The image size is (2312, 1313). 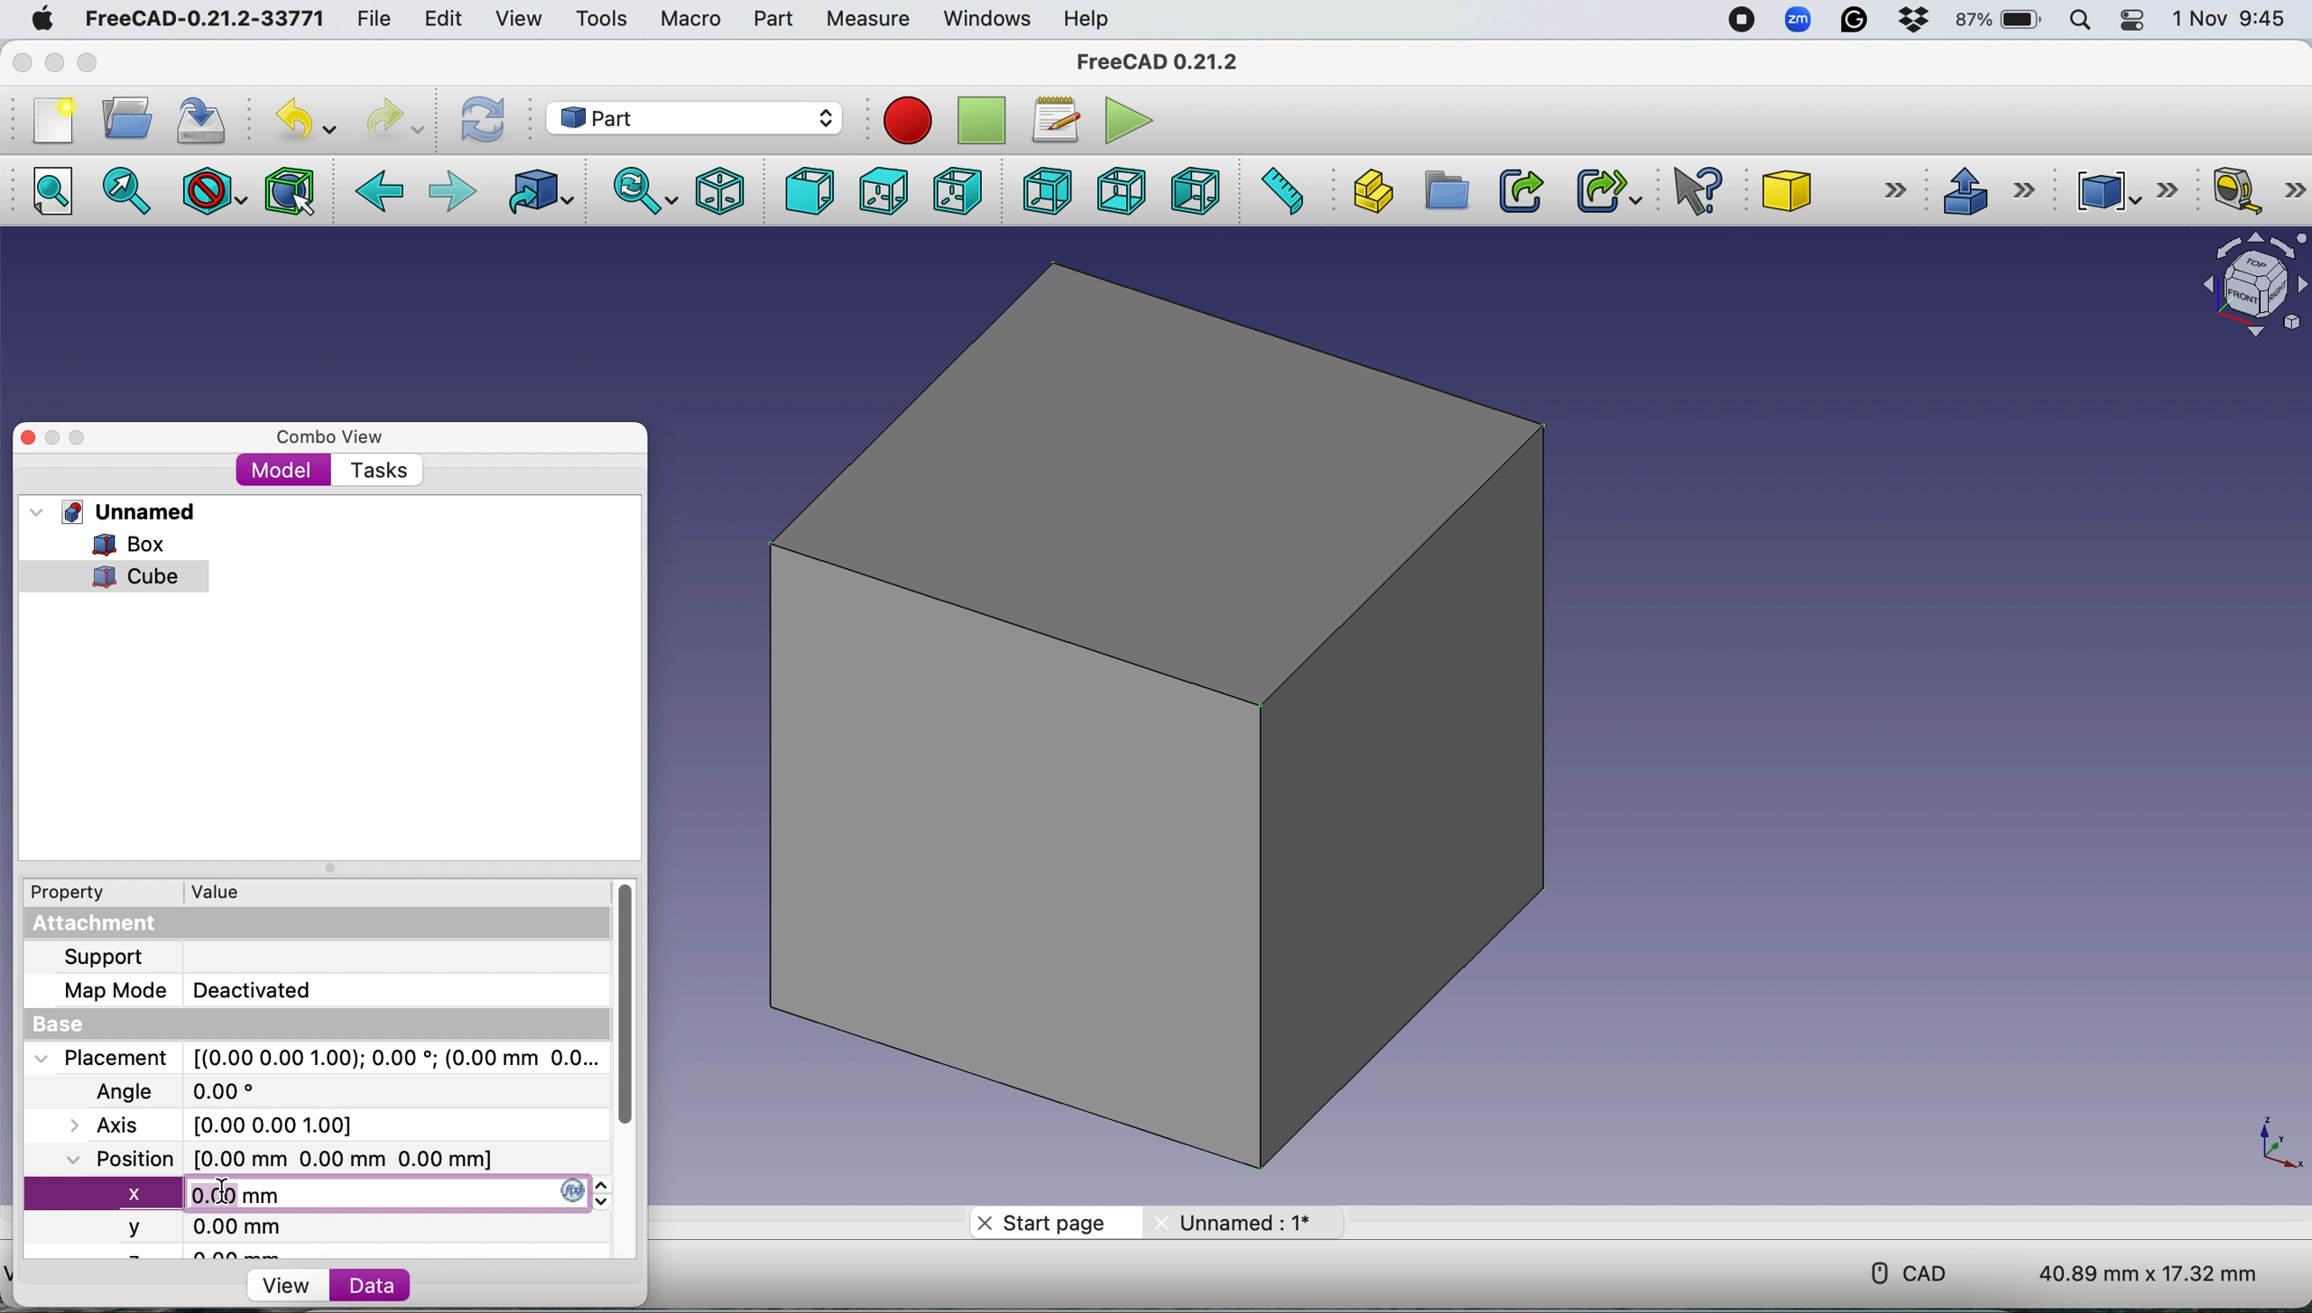 I want to click on cursor, so click(x=227, y=1196).